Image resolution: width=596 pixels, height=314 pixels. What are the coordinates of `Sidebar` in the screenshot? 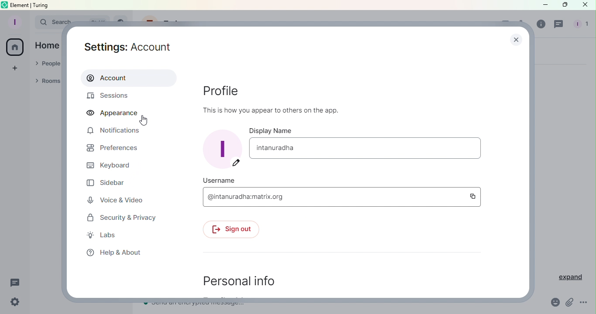 It's located at (106, 182).